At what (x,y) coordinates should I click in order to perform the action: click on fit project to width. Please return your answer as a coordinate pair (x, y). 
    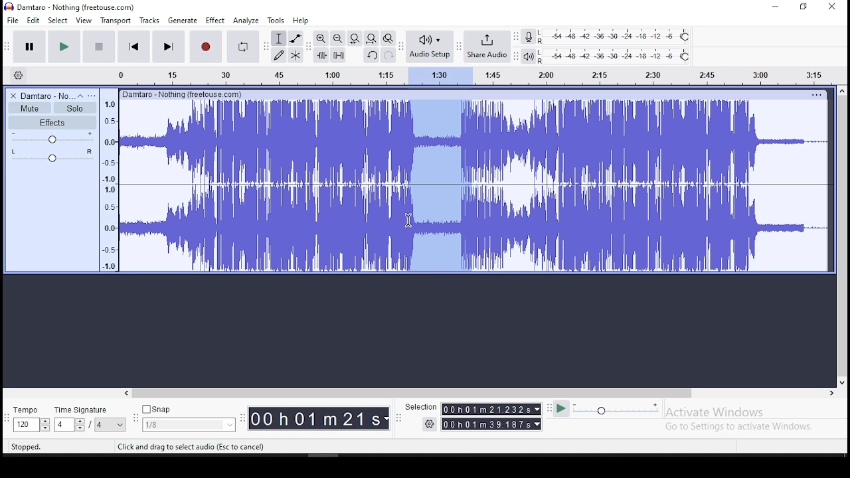
    Looking at the image, I should click on (371, 38).